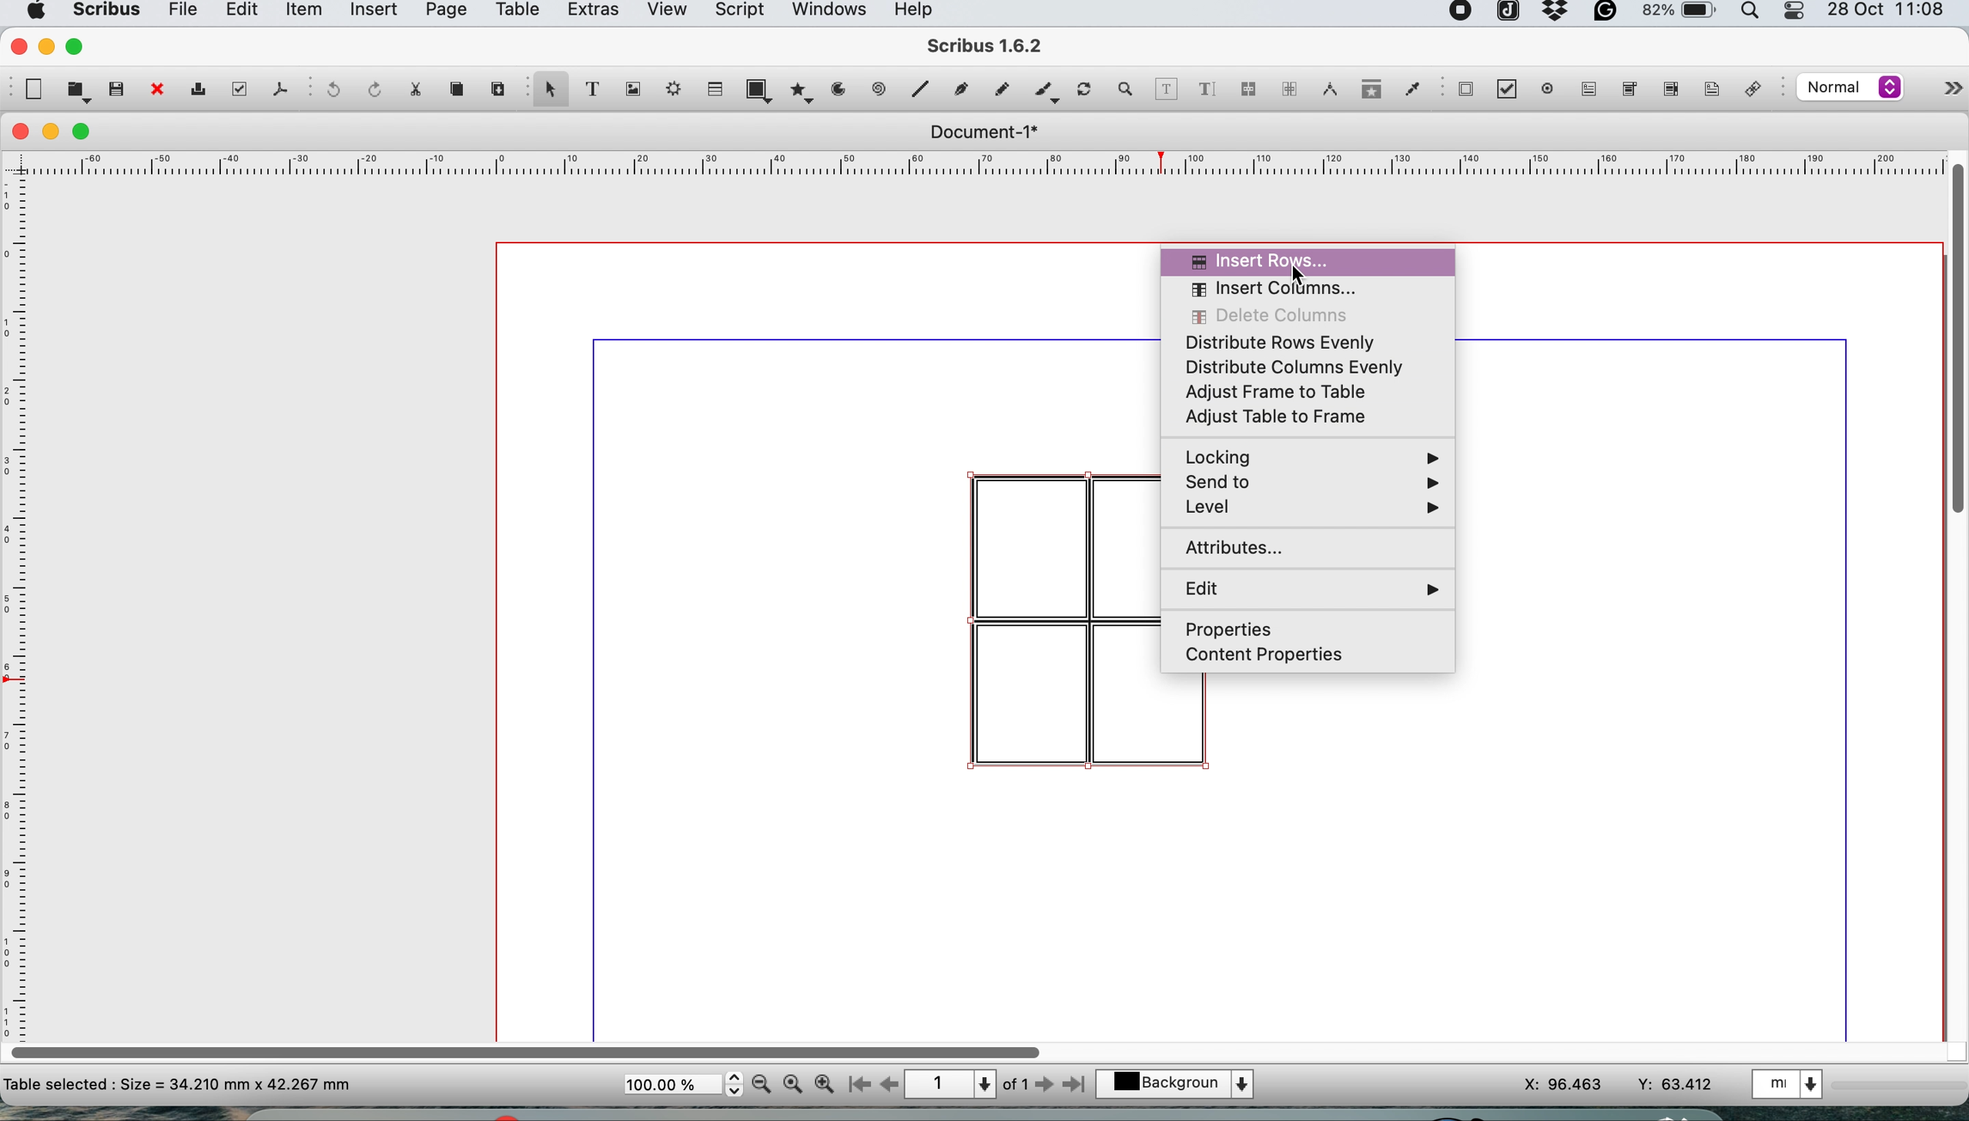 The width and height of the screenshot is (1969, 1121). What do you see at coordinates (1315, 457) in the screenshot?
I see `locking` at bounding box center [1315, 457].